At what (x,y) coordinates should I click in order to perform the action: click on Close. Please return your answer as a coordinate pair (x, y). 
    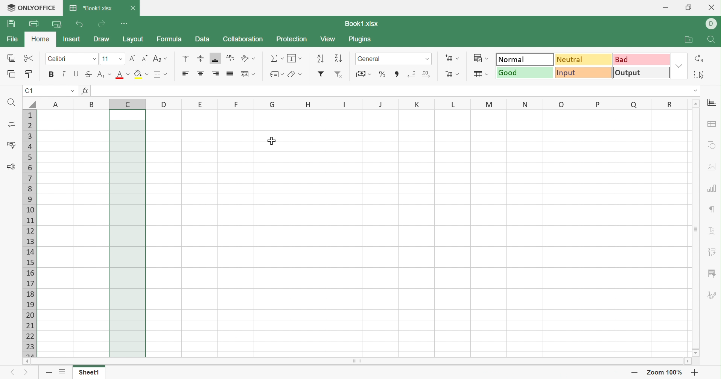
    Looking at the image, I should click on (711, 7).